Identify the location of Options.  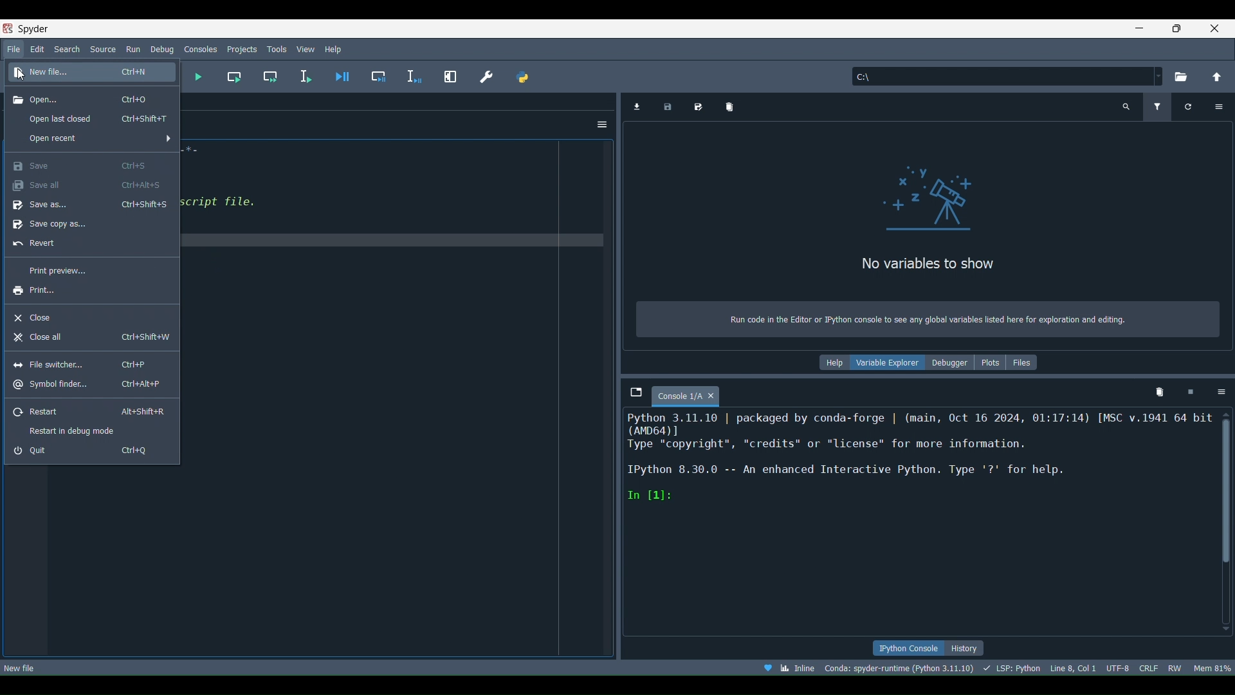
(1222, 106).